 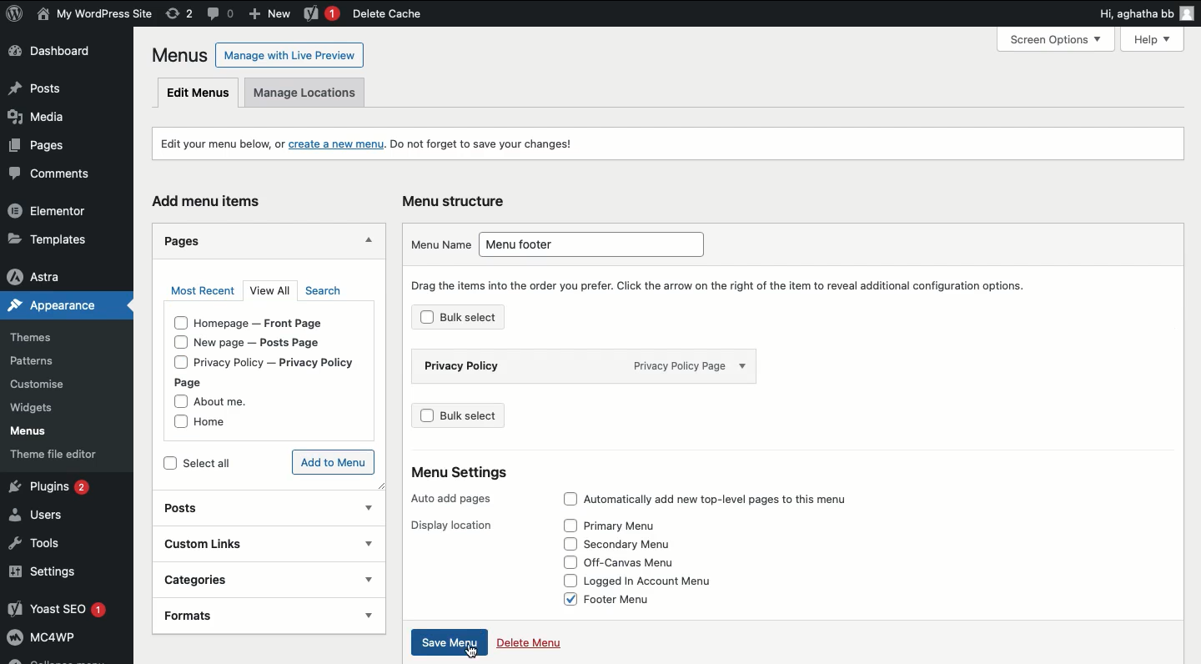 I want to click on  Off-Canvas Menu, so click(x=648, y=561).